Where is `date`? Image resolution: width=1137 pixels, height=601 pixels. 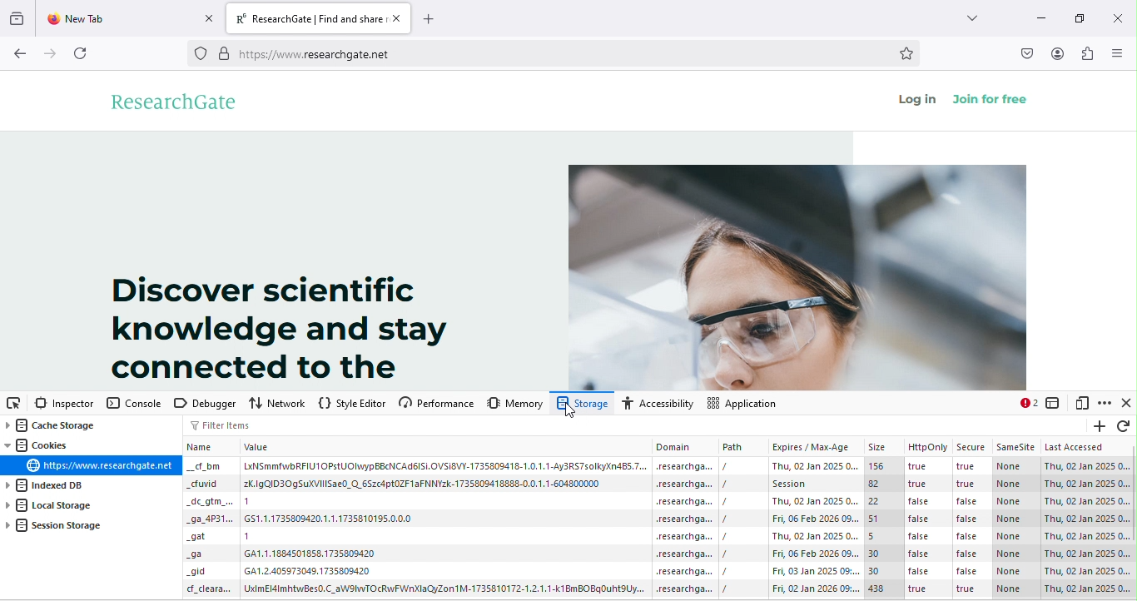
date is located at coordinates (816, 572).